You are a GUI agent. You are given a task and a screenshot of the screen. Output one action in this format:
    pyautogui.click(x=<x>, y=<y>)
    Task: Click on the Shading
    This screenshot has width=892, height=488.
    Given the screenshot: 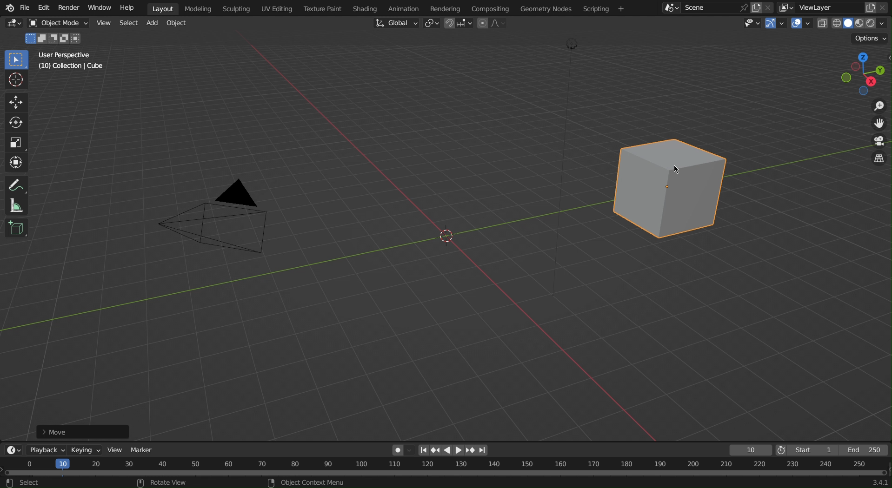 What is the action you would take?
    pyautogui.click(x=370, y=7)
    